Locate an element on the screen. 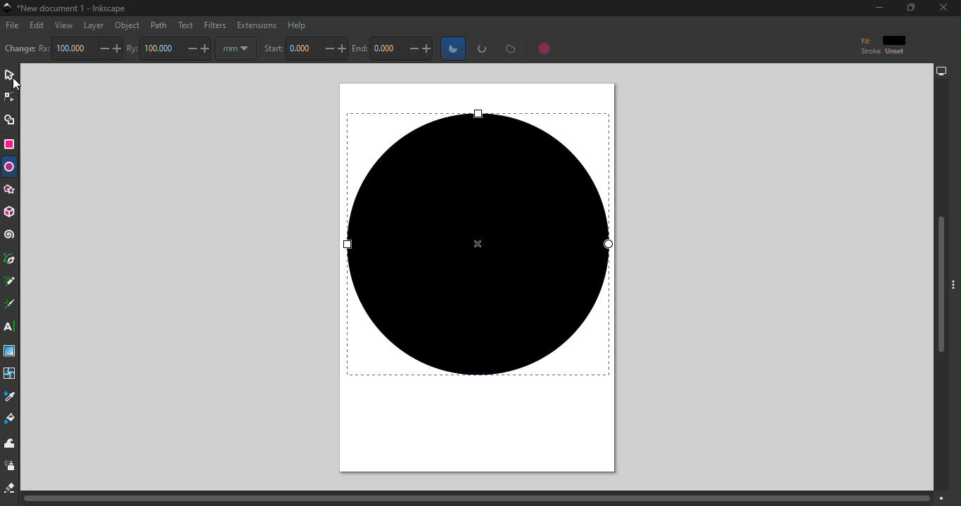 The image size is (961, 506). Make the shape whole ellipse is located at coordinates (544, 50).